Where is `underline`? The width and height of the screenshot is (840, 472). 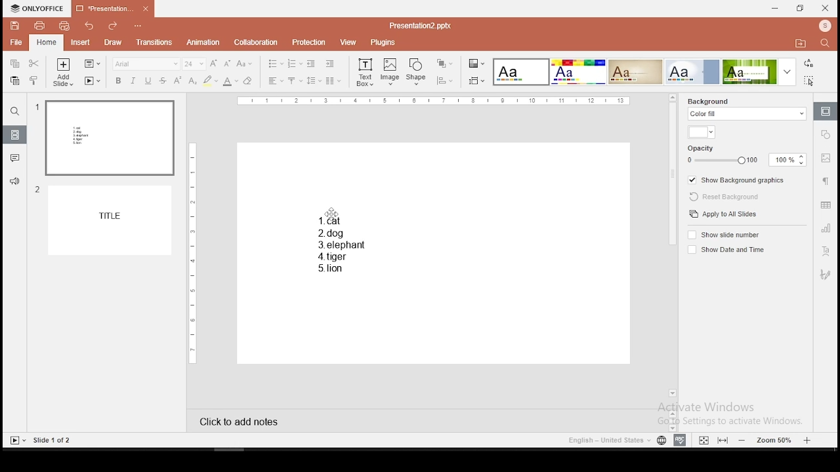 underline is located at coordinates (148, 81).